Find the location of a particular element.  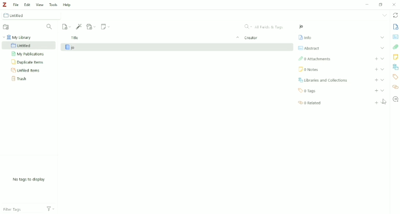

Actions is located at coordinates (50, 210).